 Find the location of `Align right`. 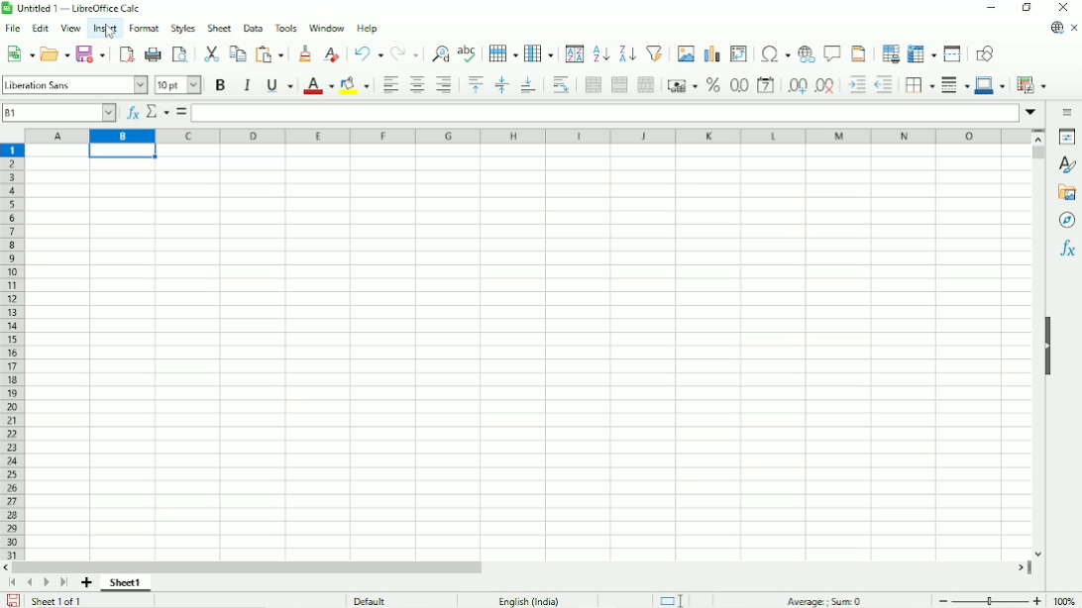

Align right is located at coordinates (445, 86).